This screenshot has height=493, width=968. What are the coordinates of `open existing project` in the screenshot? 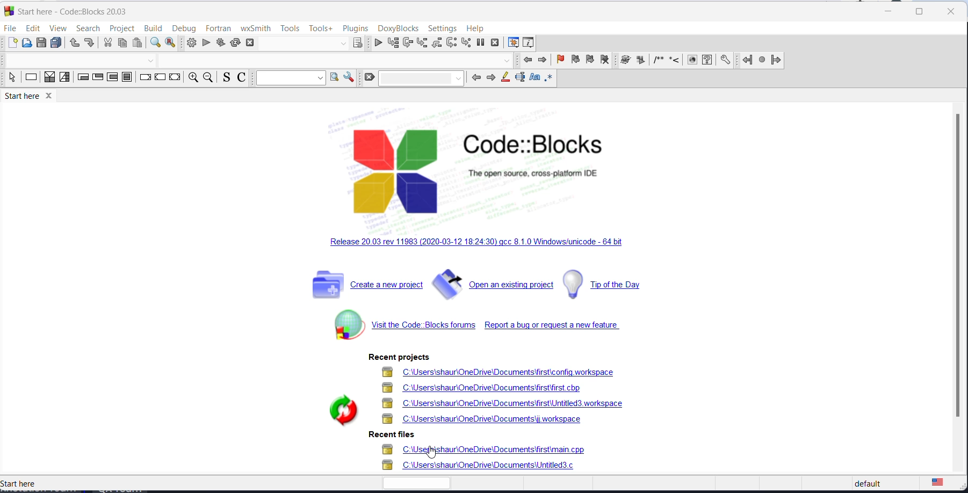 It's located at (493, 285).